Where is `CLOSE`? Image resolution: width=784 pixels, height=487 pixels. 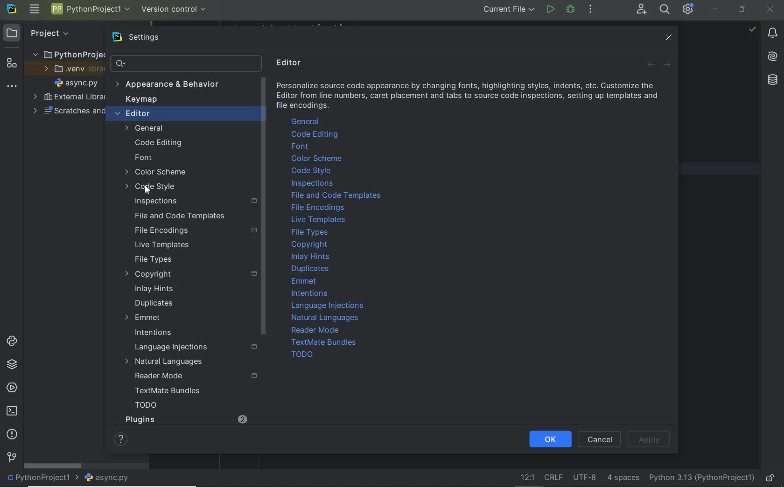 CLOSE is located at coordinates (770, 8).